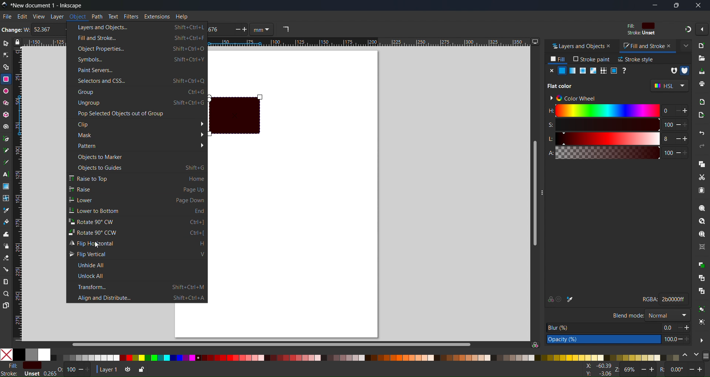 This screenshot has height=377, width=710. What do you see at coordinates (701, 221) in the screenshot?
I see `Zoom drawing` at bounding box center [701, 221].